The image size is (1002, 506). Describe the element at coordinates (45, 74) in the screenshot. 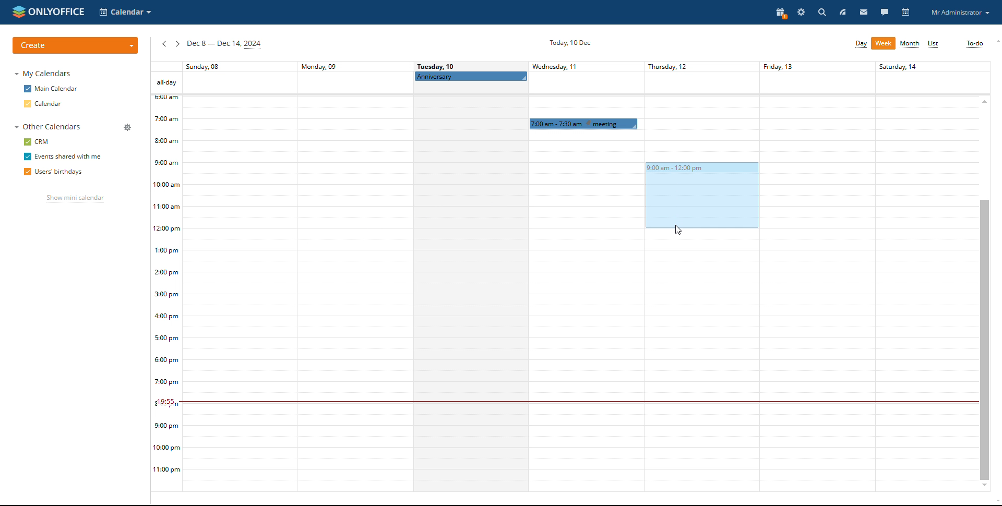

I see `my calendars` at that location.